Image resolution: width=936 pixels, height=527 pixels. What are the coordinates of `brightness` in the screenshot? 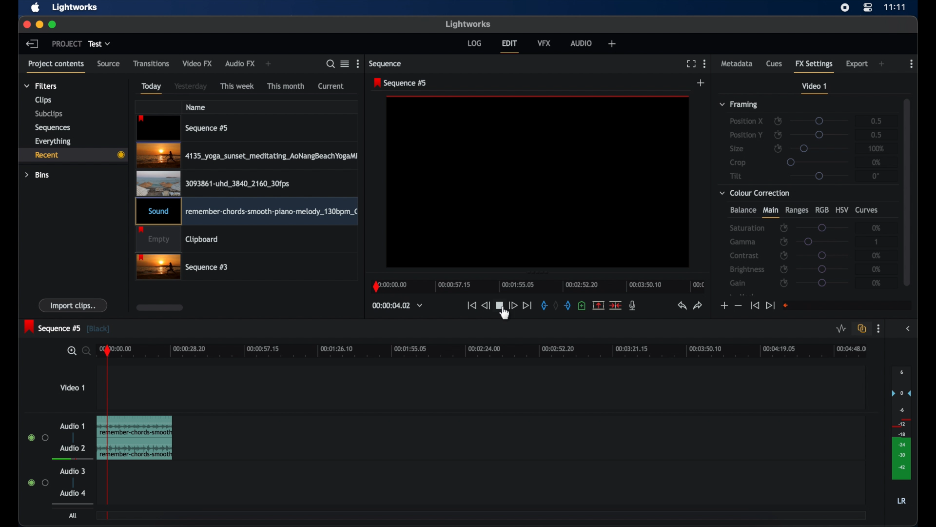 It's located at (748, 269).